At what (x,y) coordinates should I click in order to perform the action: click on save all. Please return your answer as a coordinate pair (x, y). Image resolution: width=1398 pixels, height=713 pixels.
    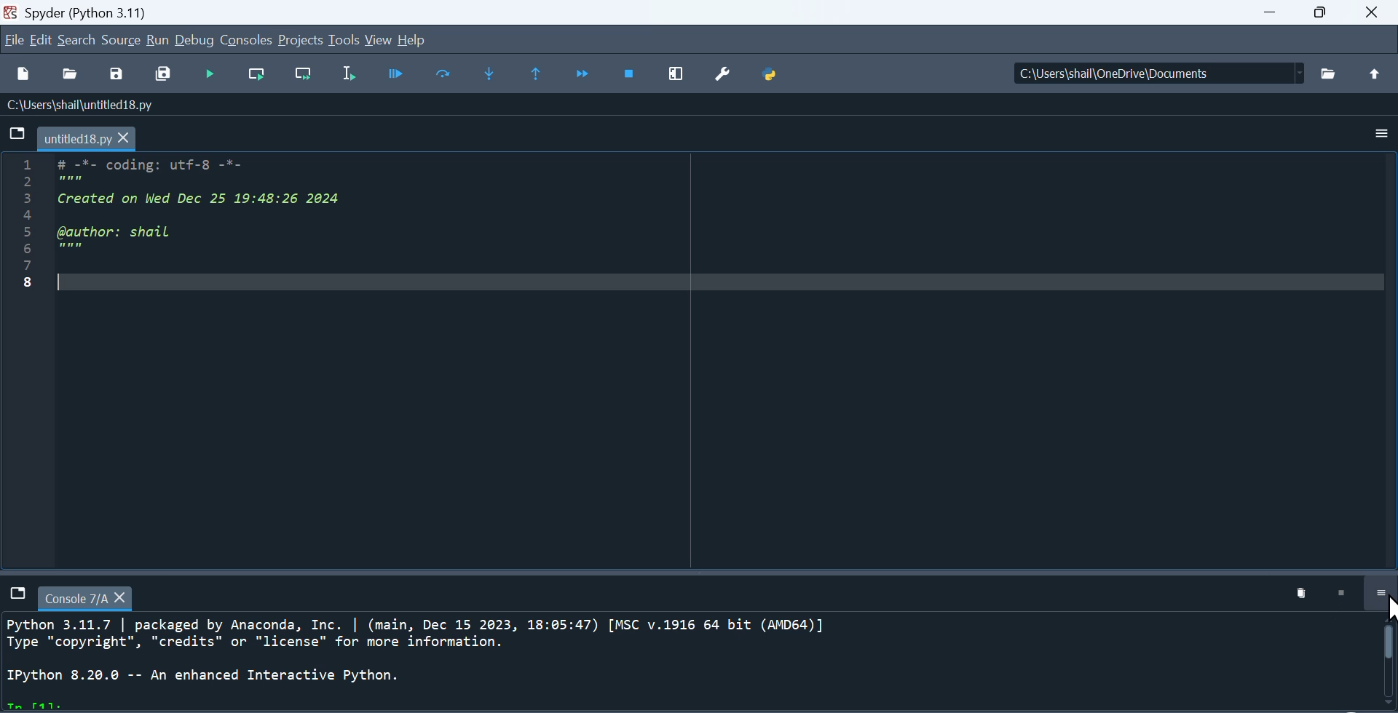
    Looking at the image, I should click on (167, 74).